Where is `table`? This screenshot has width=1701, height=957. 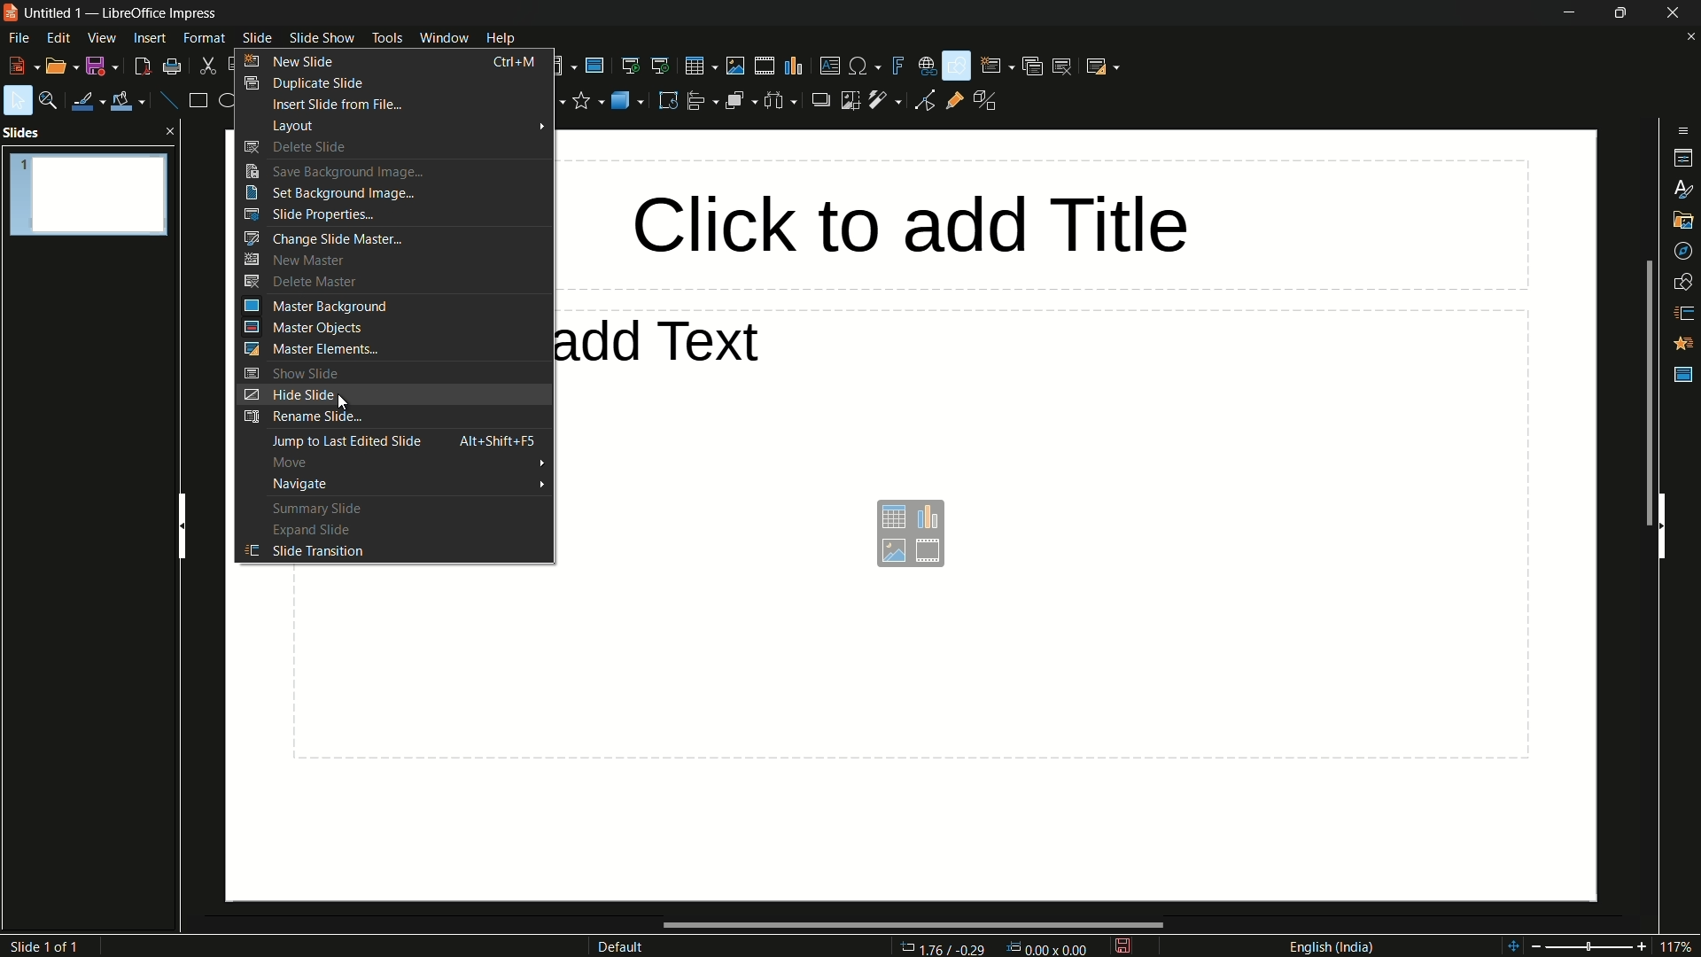
table is located at coordinates (703, 66).